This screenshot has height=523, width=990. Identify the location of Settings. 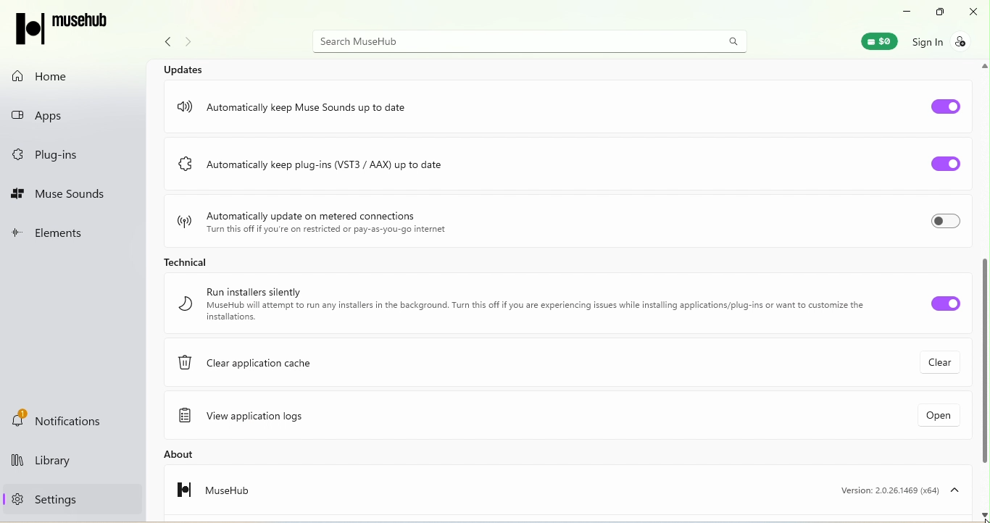
(41, 498).